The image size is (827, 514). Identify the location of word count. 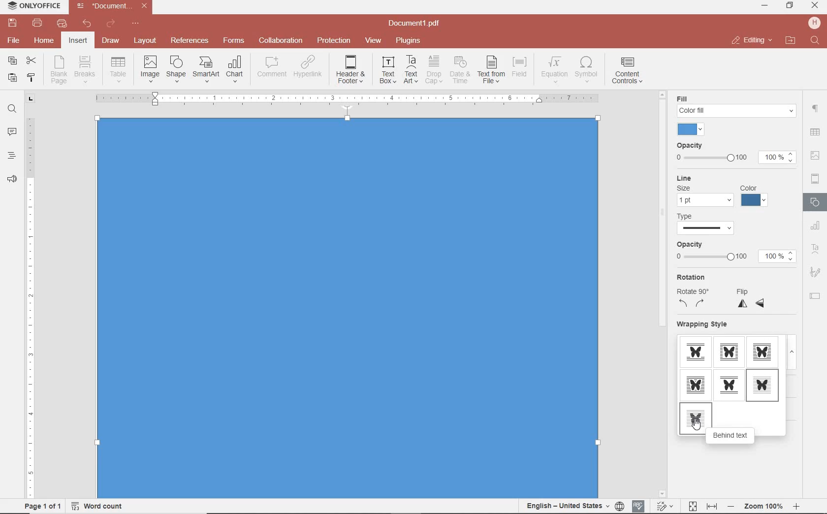
(100, 506).